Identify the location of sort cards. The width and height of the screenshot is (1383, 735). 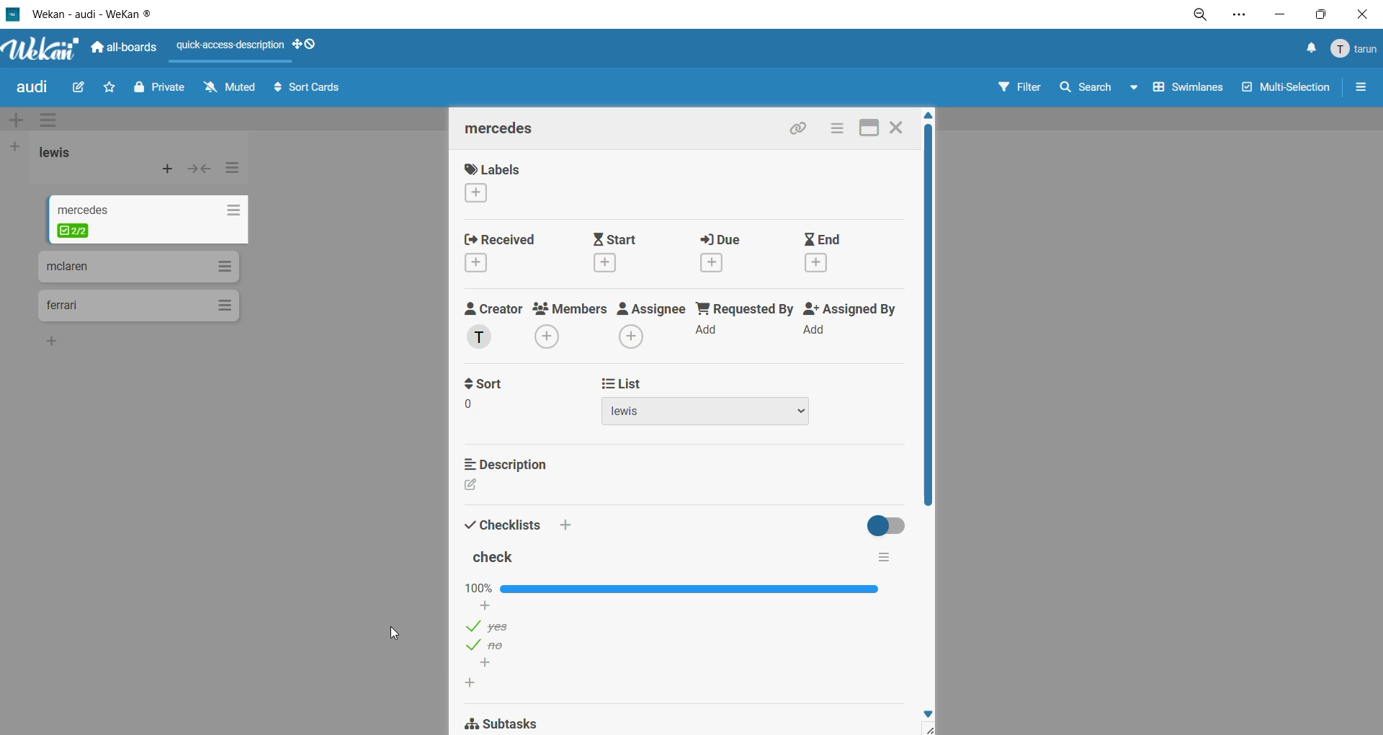
(308, 89).